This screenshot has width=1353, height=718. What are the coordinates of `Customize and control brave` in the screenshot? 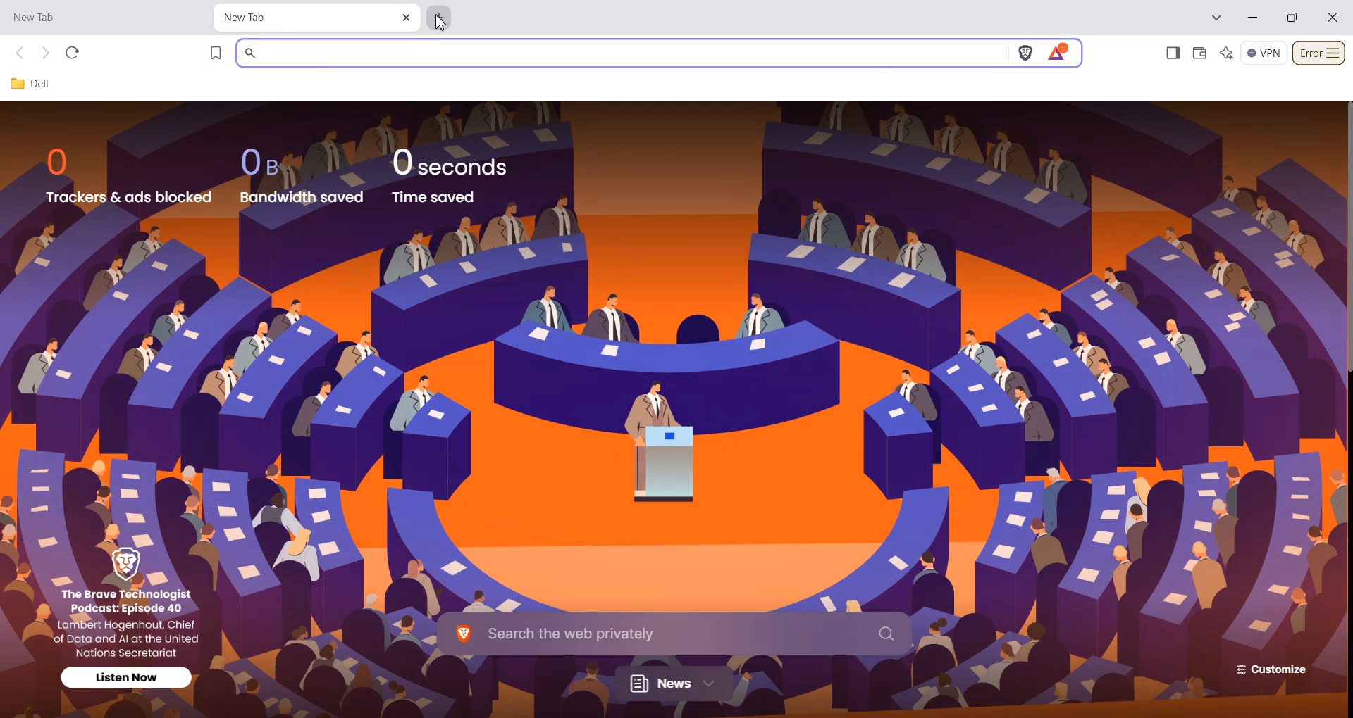 It's located at (1319, 53).